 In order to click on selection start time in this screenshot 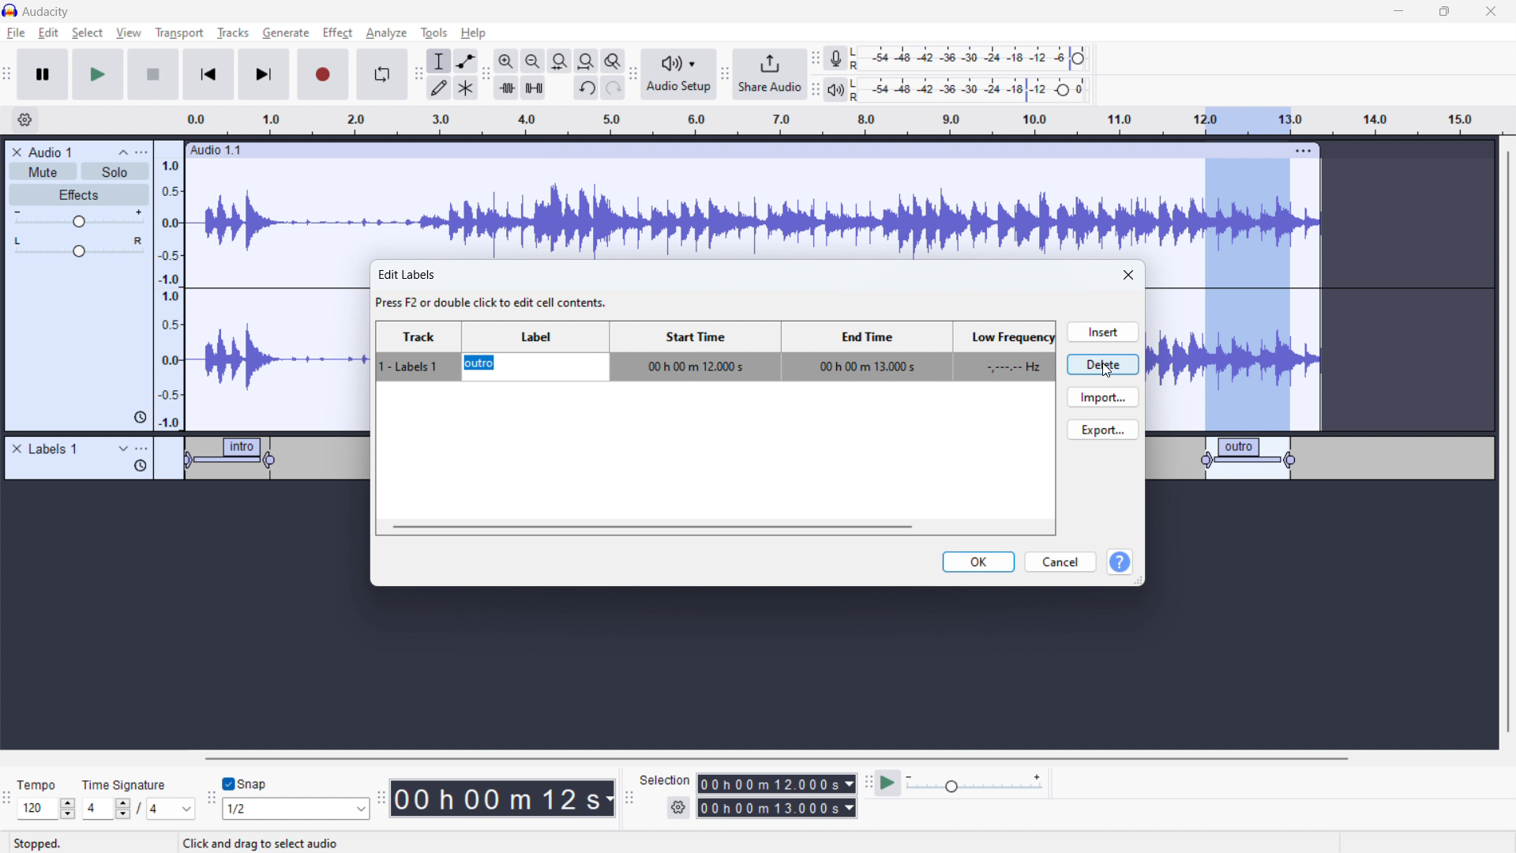, I will do `click(777, 783)`.